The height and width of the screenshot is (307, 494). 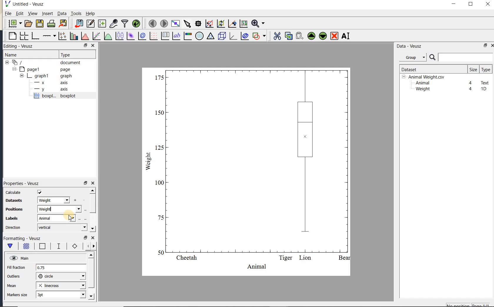 What do you see at coordinates (60, 209) in the screenshot?
I see `Weight` at bounding box center [60, 209].